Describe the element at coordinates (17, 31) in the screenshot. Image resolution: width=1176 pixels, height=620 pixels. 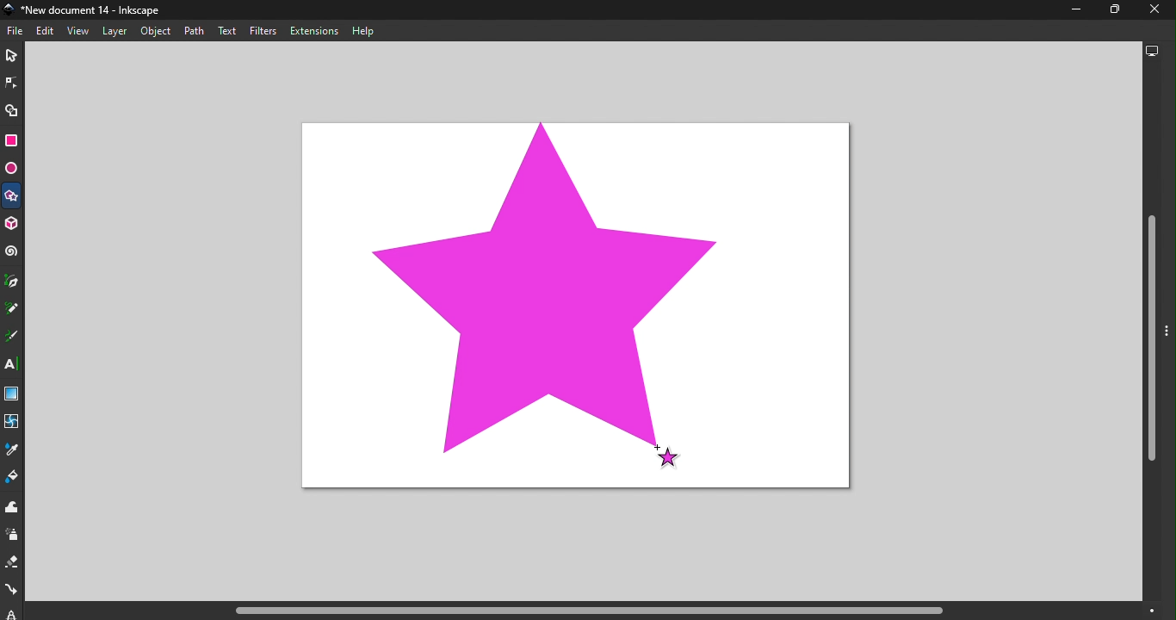
I see `File` at that location.